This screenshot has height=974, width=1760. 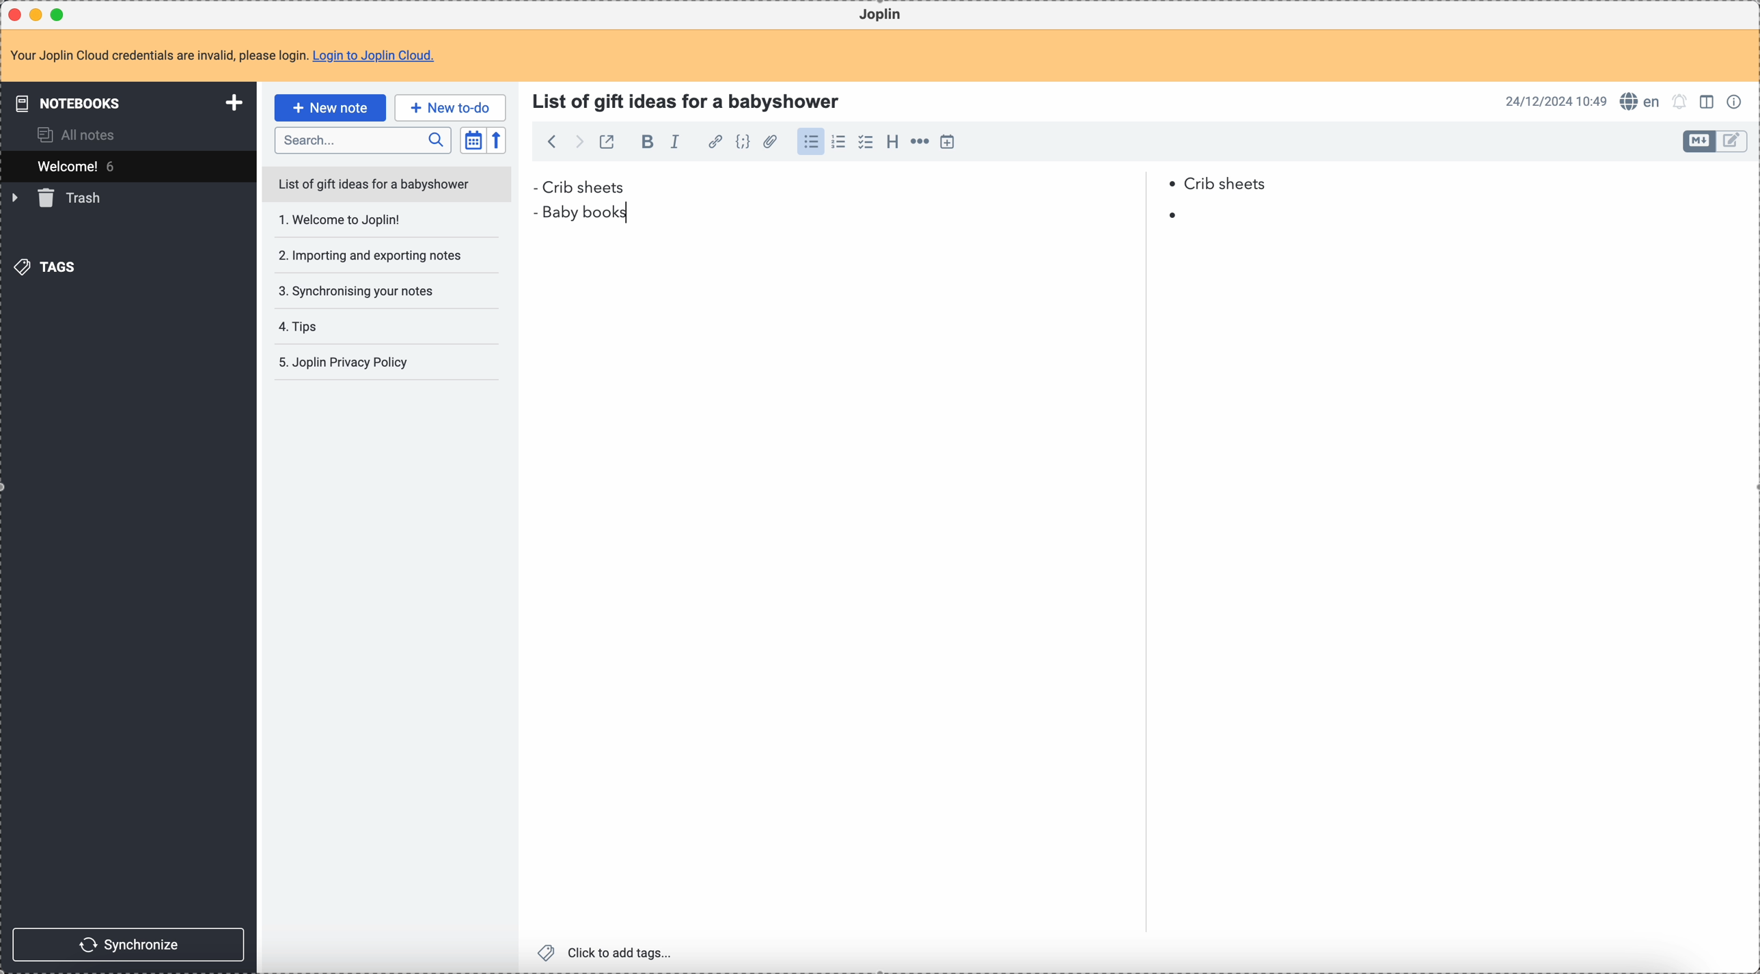 What do you see at coordinates (772, 143) in the screenshot?
I see `attach file` at bounding box center [772, 143].